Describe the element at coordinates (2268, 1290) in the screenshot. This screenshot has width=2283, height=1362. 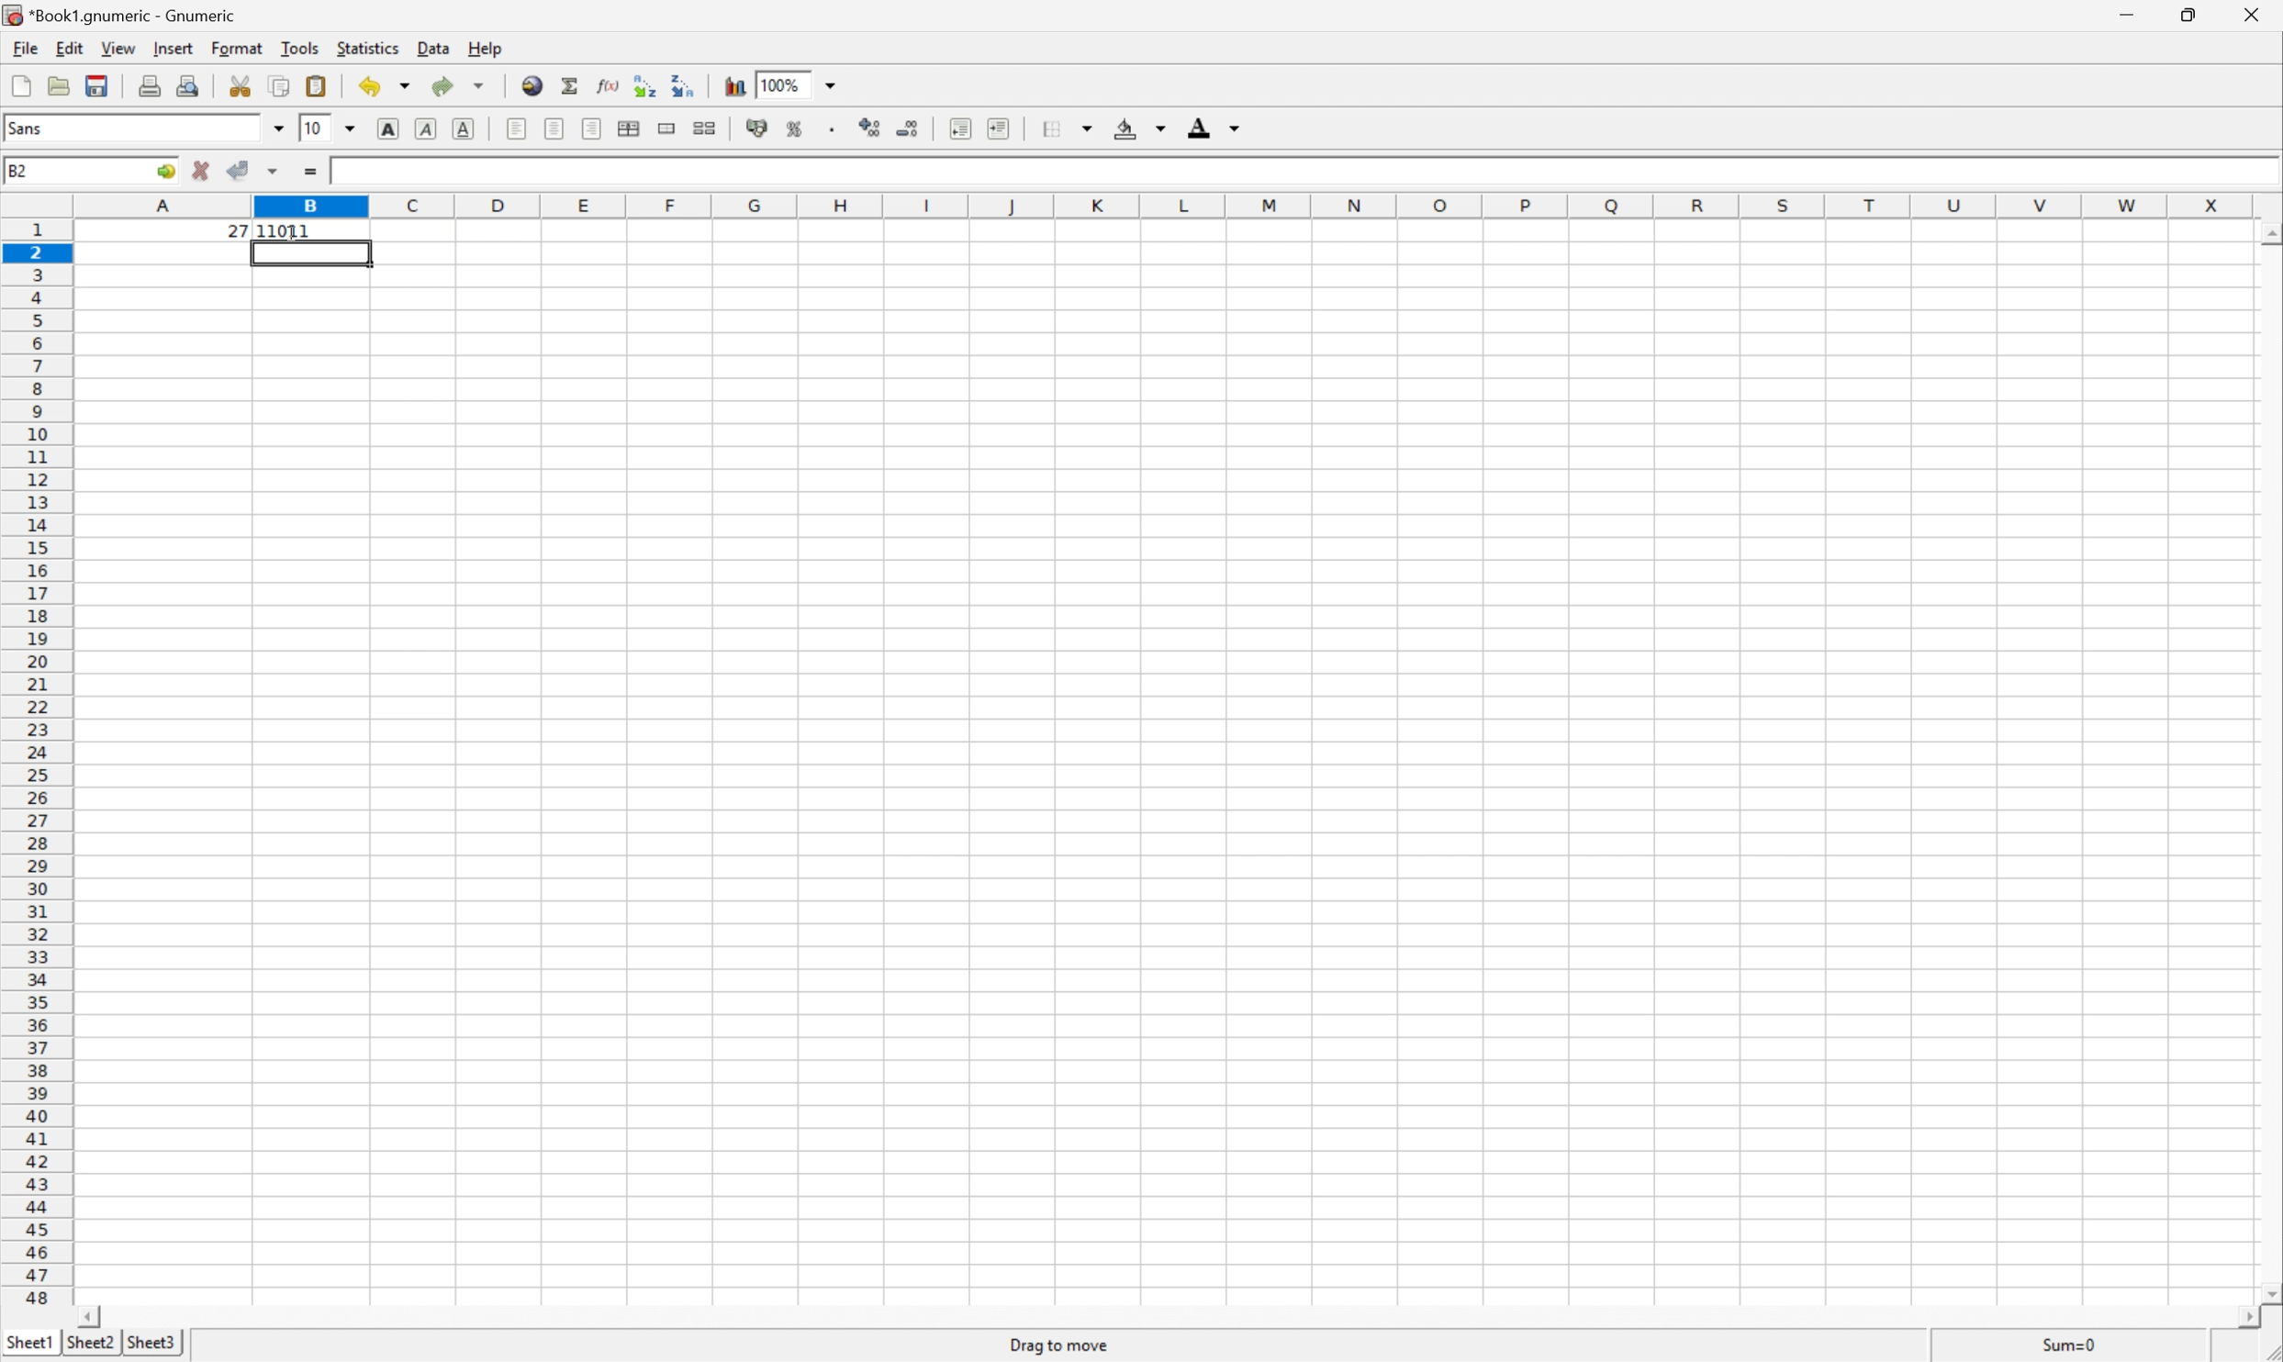
I see `Scroll Down` at that location.